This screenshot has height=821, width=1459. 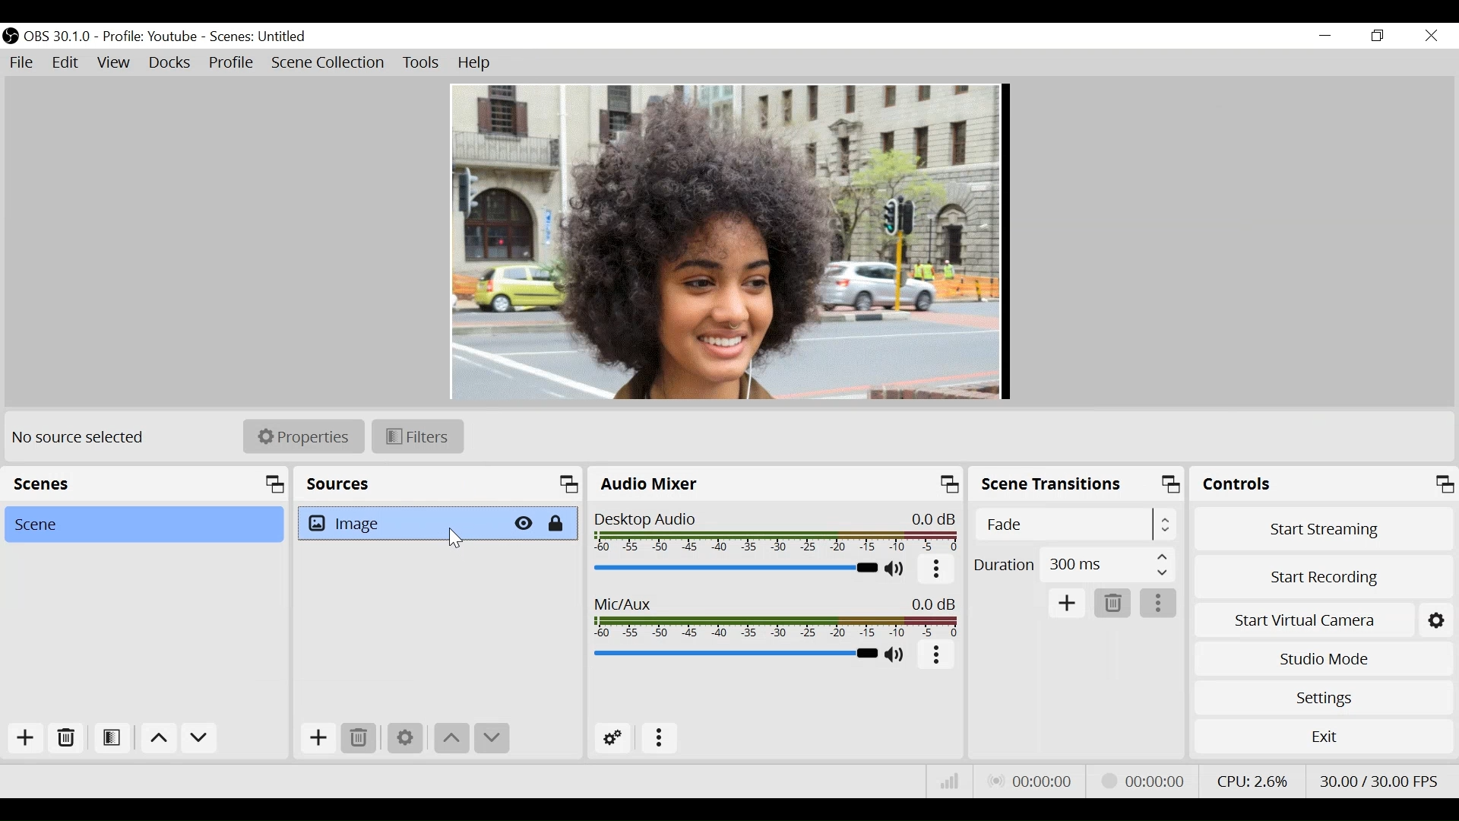 I want to click on minimize, so click(x=1324, y=36).